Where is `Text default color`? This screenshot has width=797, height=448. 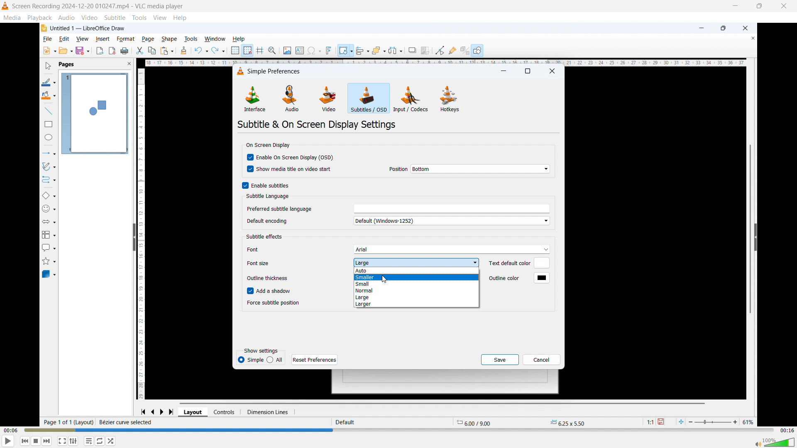
Text default color is located at coordinates (508, 263).